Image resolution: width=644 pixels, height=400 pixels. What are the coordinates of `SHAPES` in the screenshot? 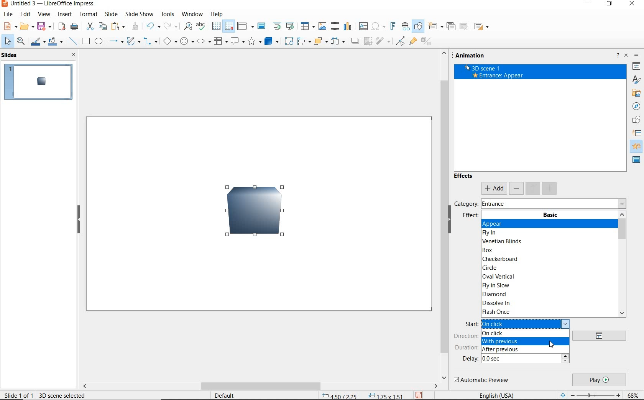 It's located at (637, 120).